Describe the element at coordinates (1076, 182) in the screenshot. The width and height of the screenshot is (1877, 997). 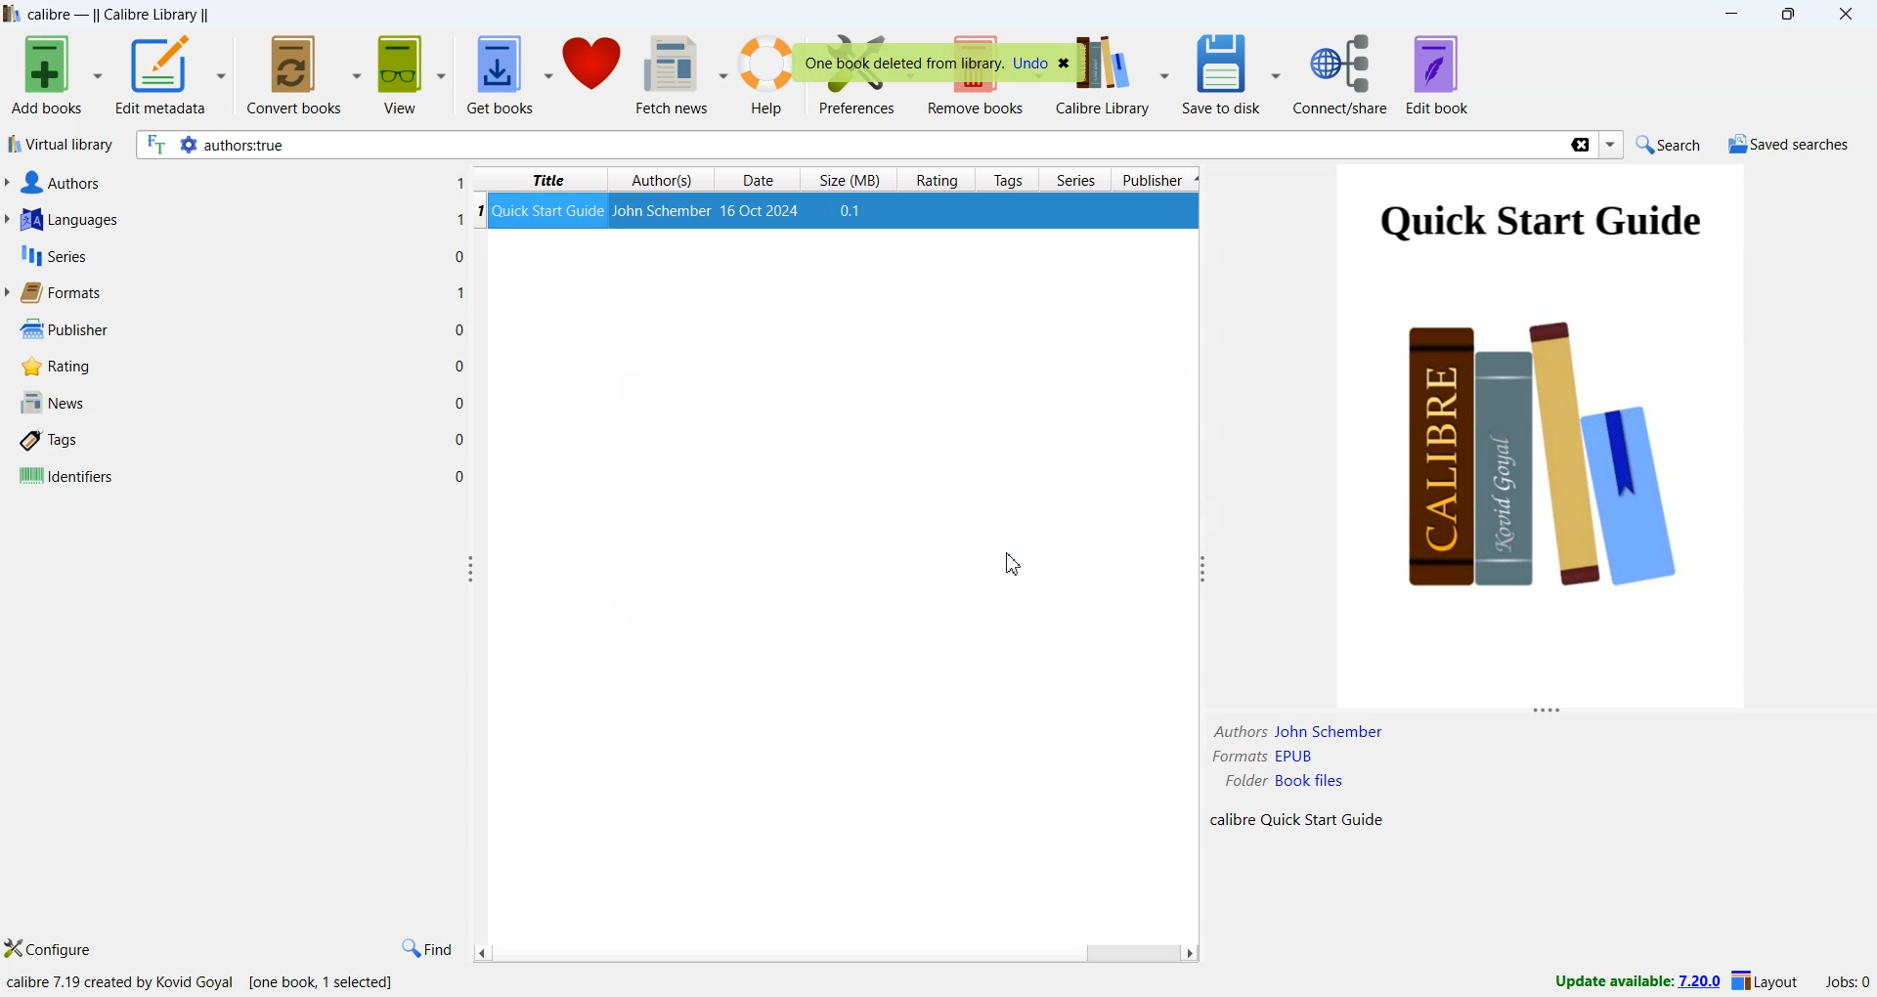
I see `series` at that location.